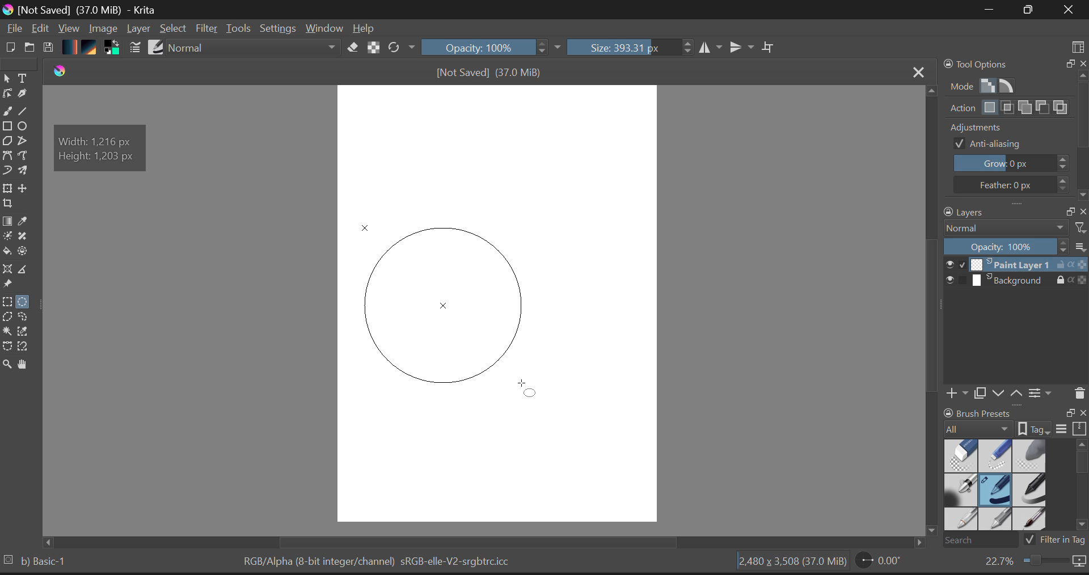  I want to click on Refresh, so click(401, 48).